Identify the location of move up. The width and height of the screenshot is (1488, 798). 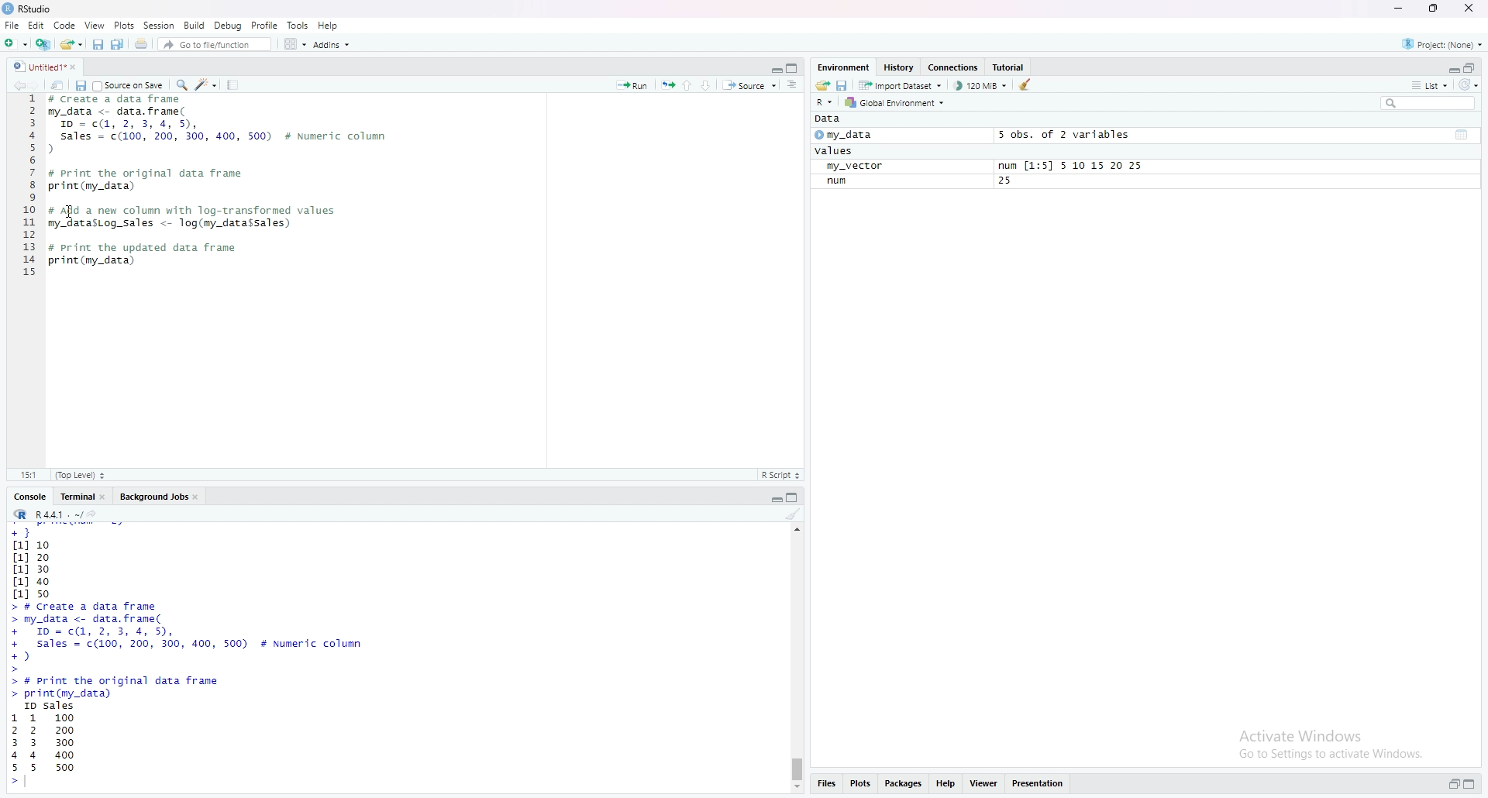
(797, 534).